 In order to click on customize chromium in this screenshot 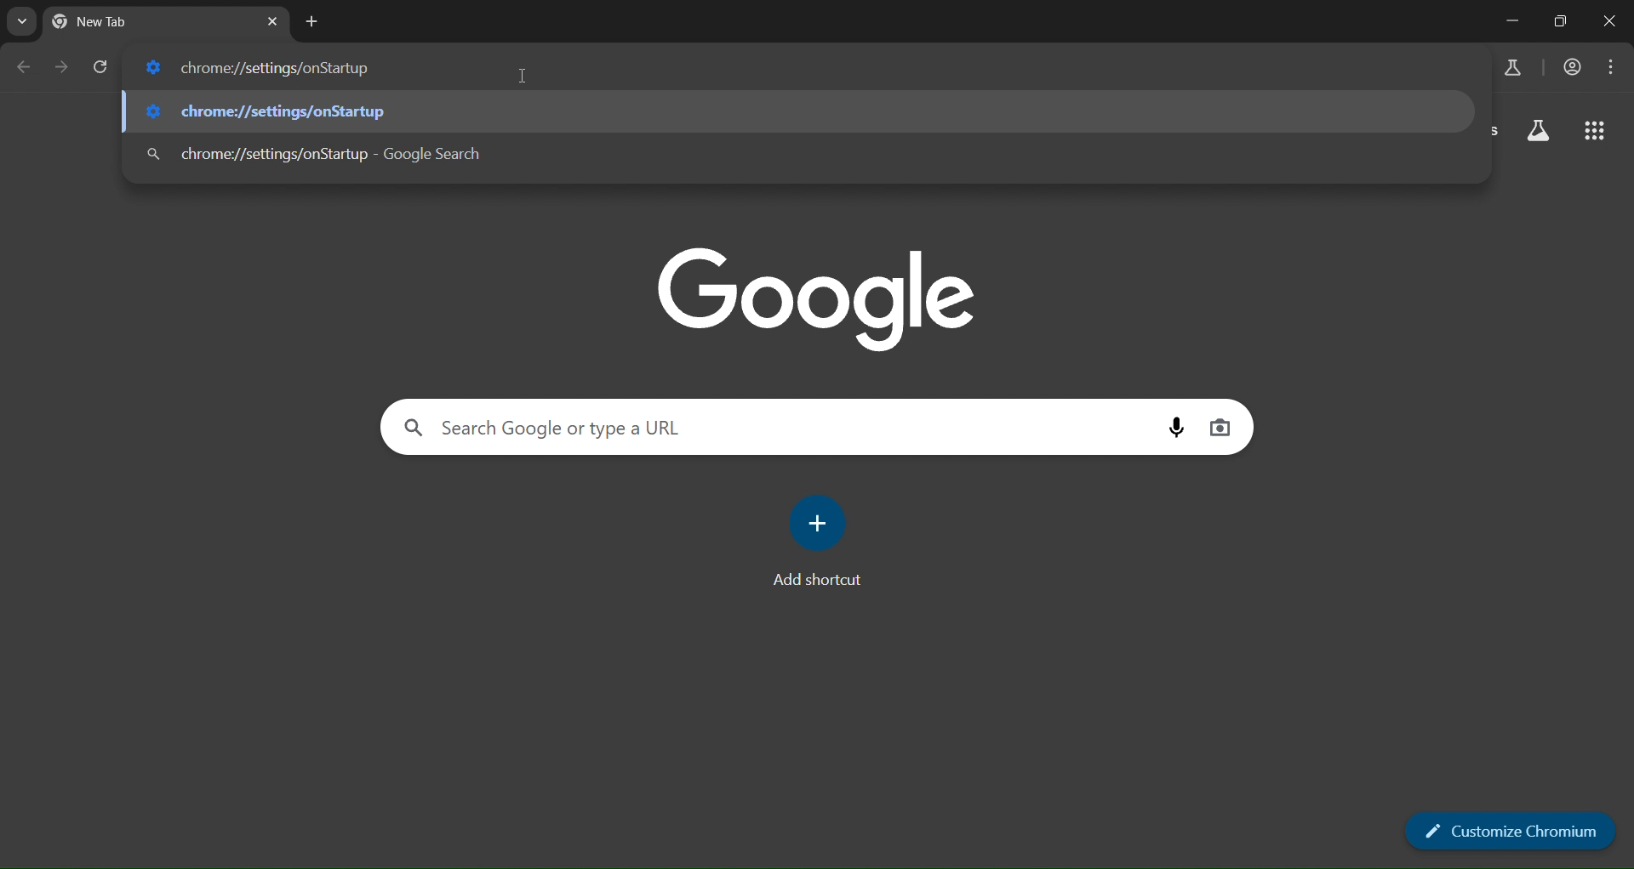, I will do `click(1515, 832)`.